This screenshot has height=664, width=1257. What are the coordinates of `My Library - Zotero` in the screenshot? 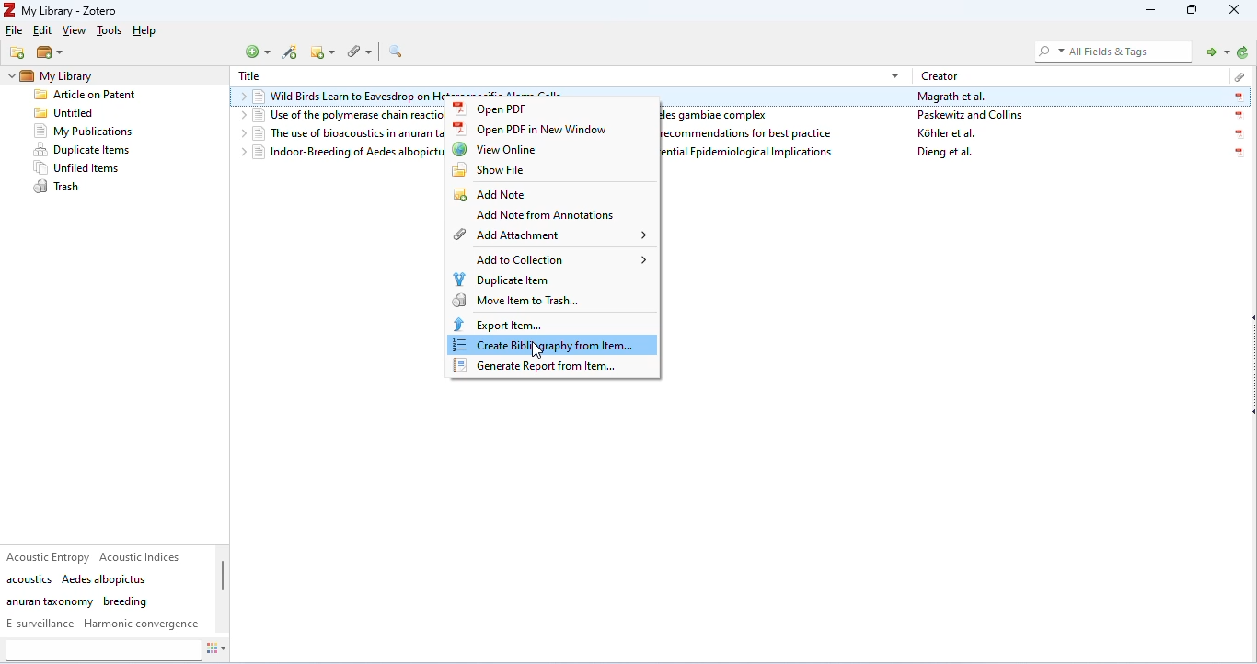 It's located at (63, 11).